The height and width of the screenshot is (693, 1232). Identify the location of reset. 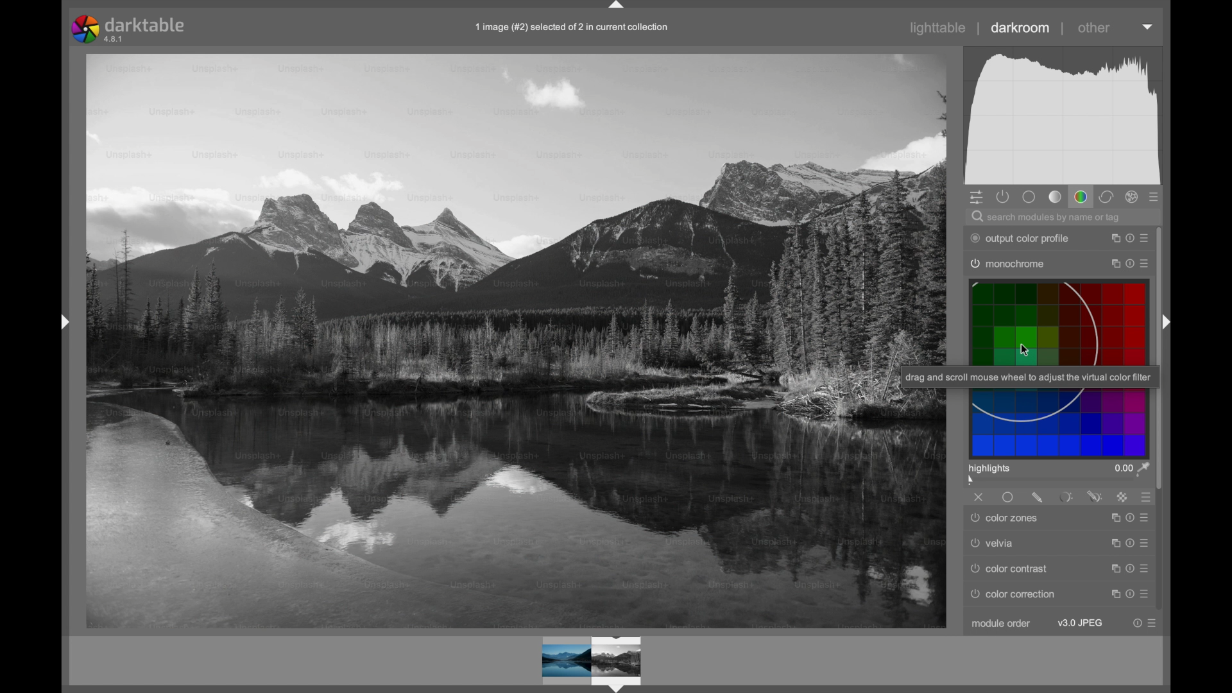
(1113, 569).